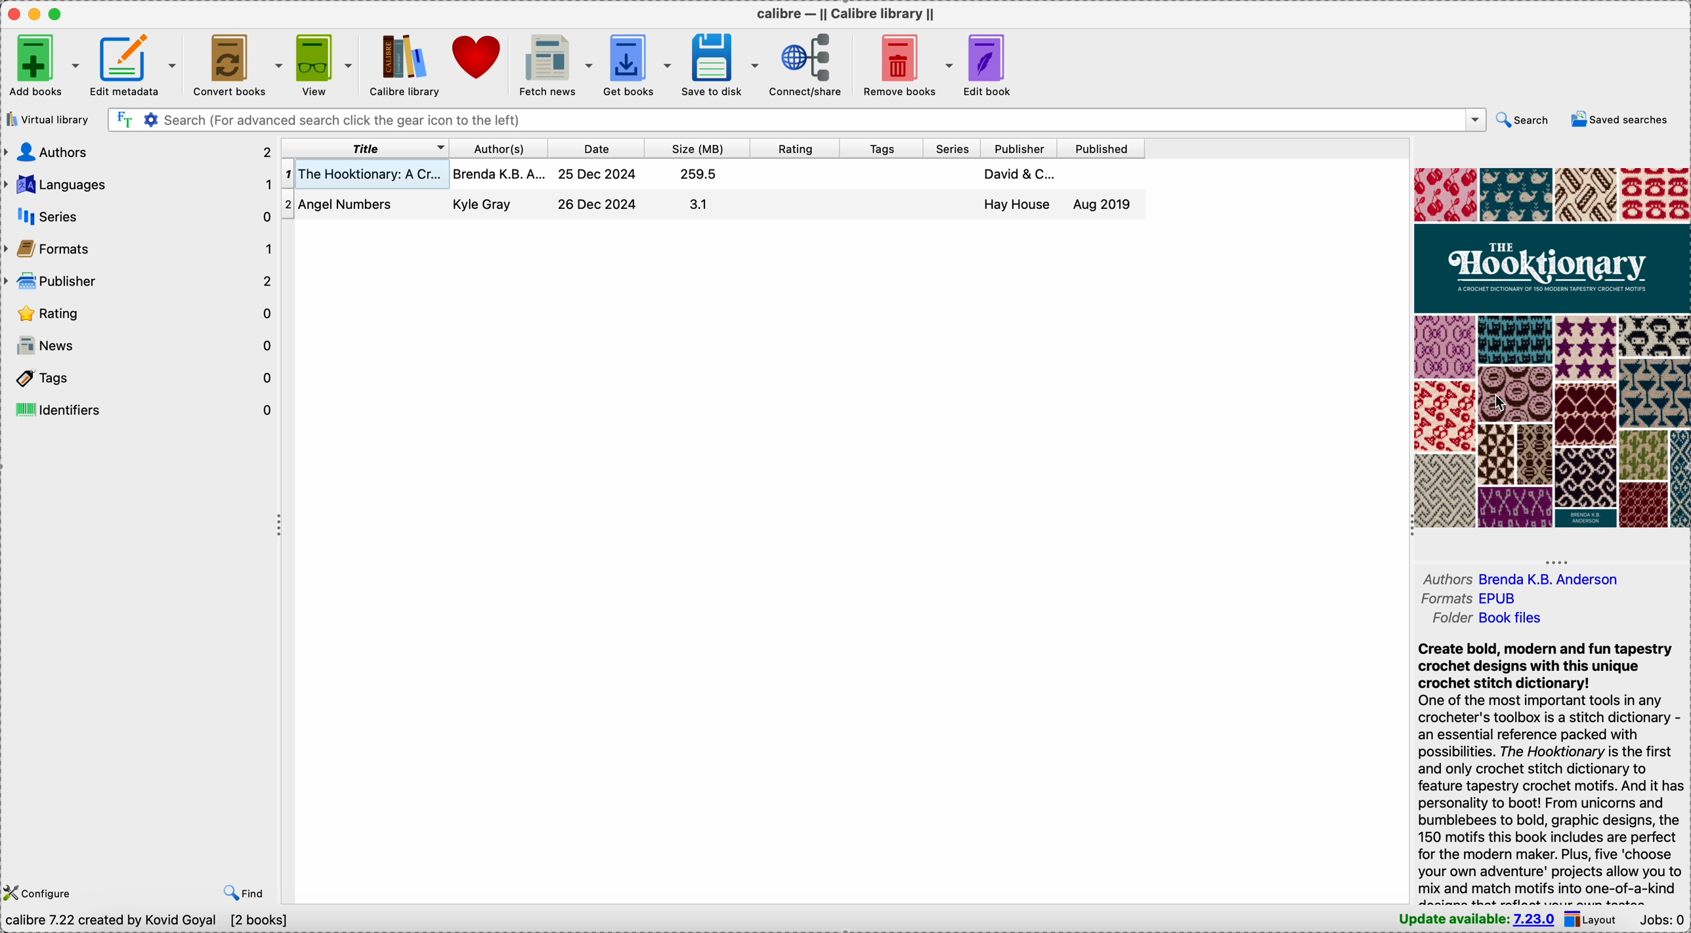 This screenshot has height=933, width=1691. I want to click on update available, so click(1478, 920).